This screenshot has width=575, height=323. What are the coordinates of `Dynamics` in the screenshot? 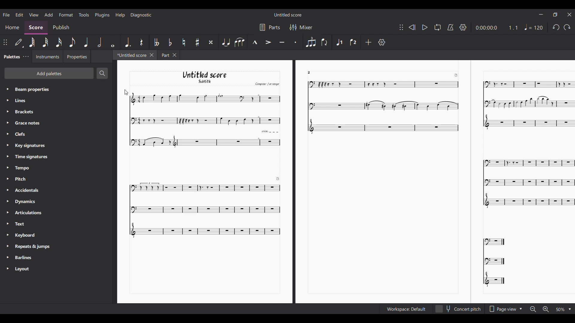 It's located at (28, 201).